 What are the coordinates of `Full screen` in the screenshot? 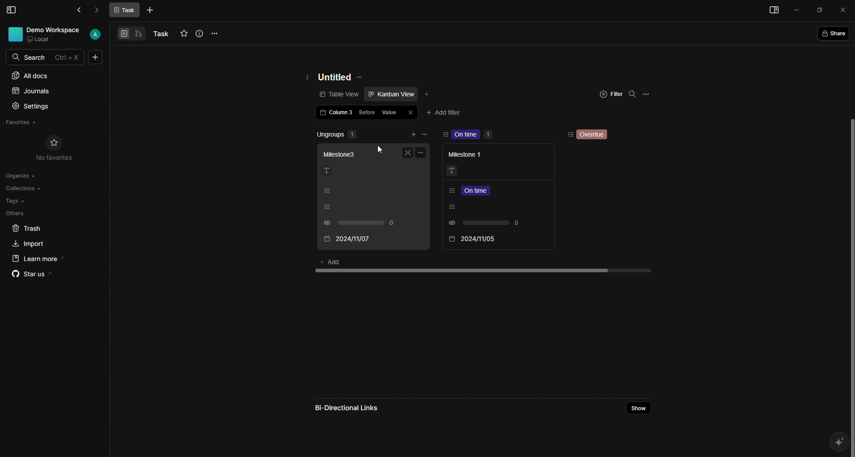 It's located at (408, 154).